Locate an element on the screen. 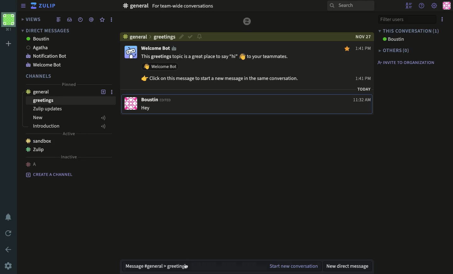 The height and width of the screenshot is (274, 453). general is located at coordinates (38, 92).